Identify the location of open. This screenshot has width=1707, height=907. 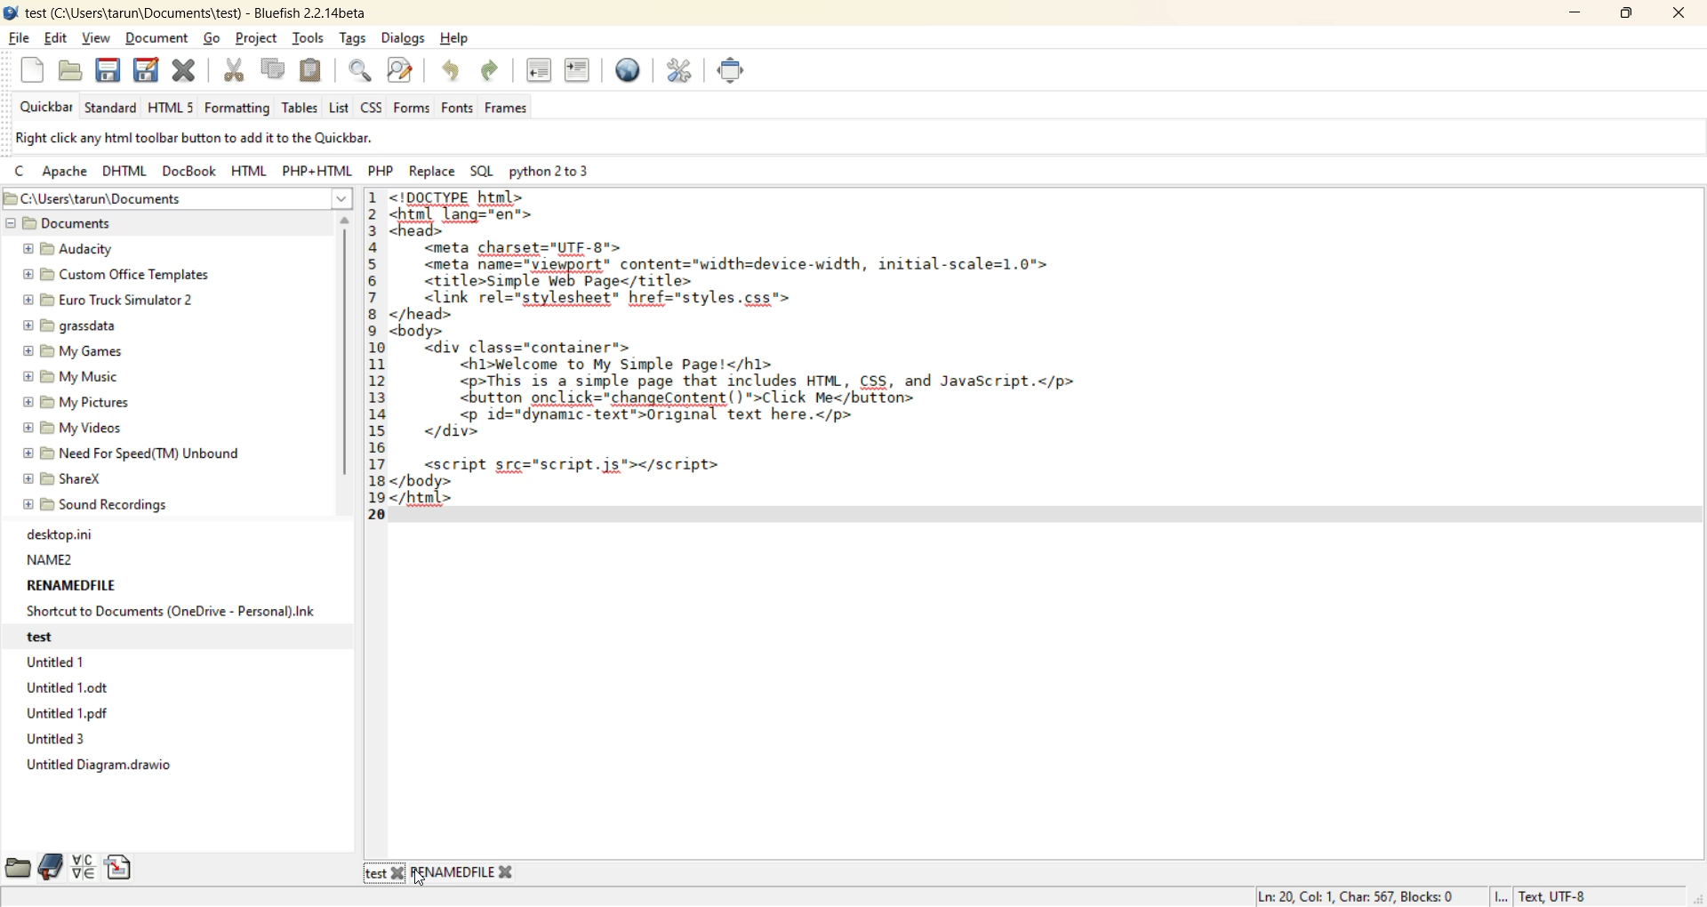
(72, 72).